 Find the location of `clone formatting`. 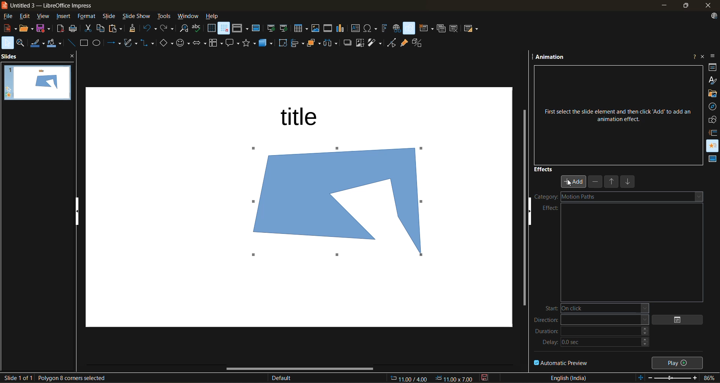

clone formatting is located at coordinates (133, 29).